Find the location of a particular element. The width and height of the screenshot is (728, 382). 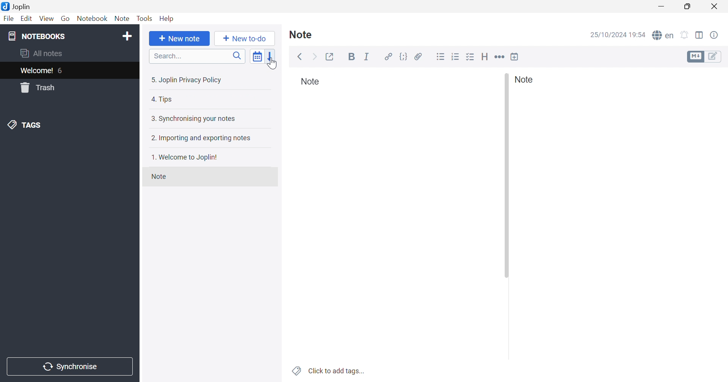

Toggle editor layout is located at coordinates (700, 35).